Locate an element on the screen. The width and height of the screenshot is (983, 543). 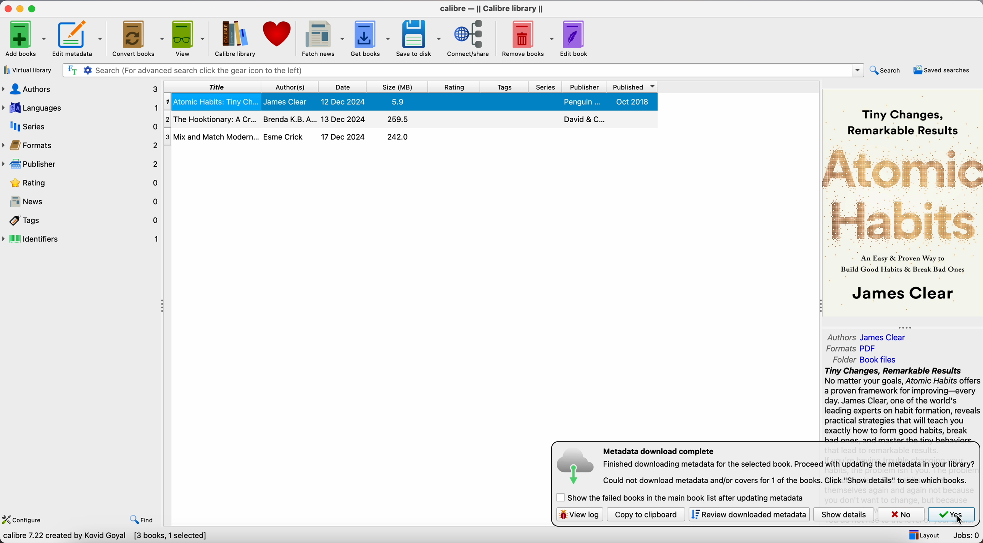
publisher is located at coordinates (583, 87).